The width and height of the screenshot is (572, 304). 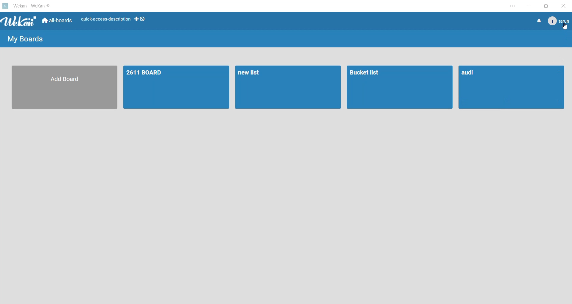 What do you see at coordinates (105, 20) in the screenshot?
I see `quick access description` at bounding box center [105, 20].